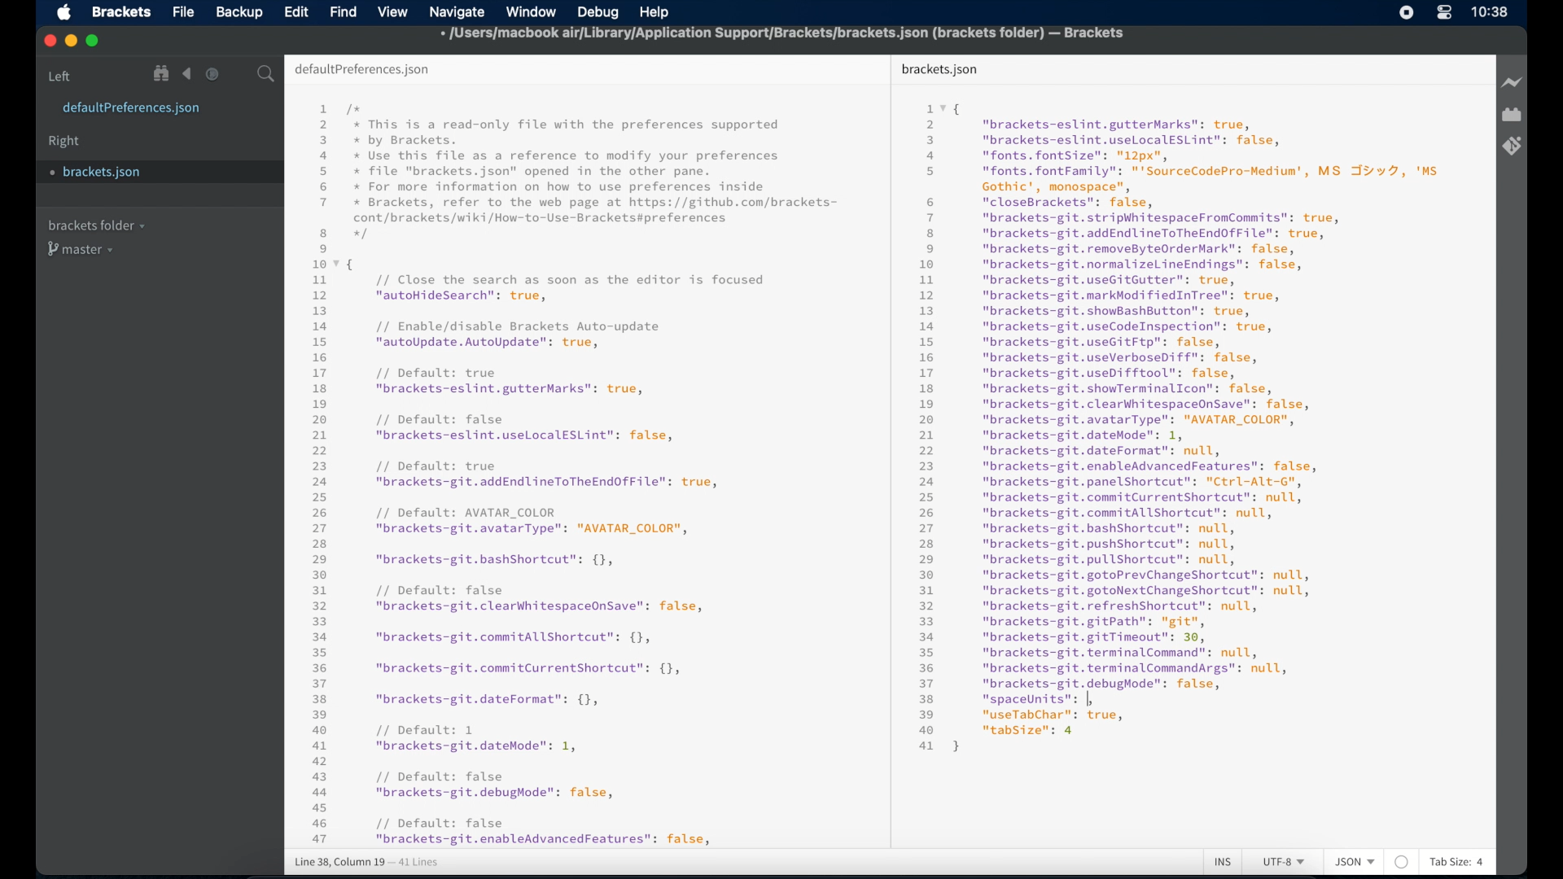  I want to click on debug, so click(598, 12).